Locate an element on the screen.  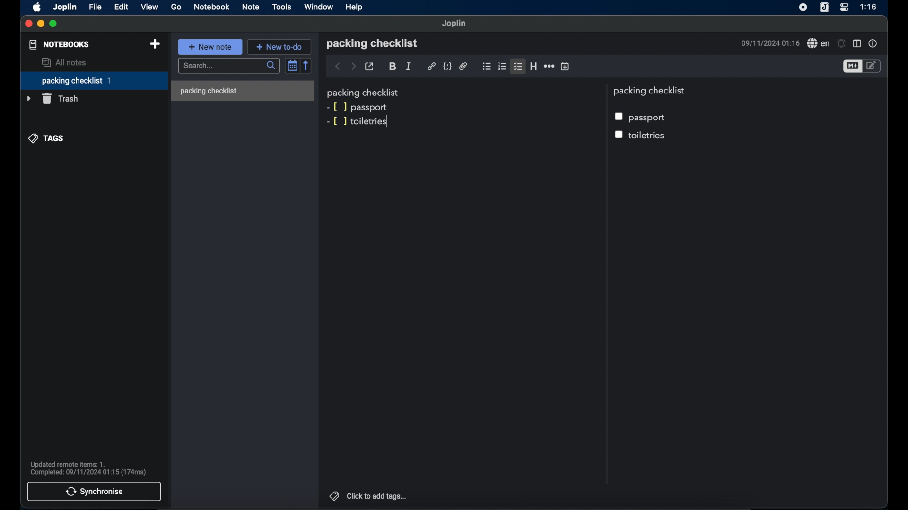
toiletries is located at coordinates (371, 121).